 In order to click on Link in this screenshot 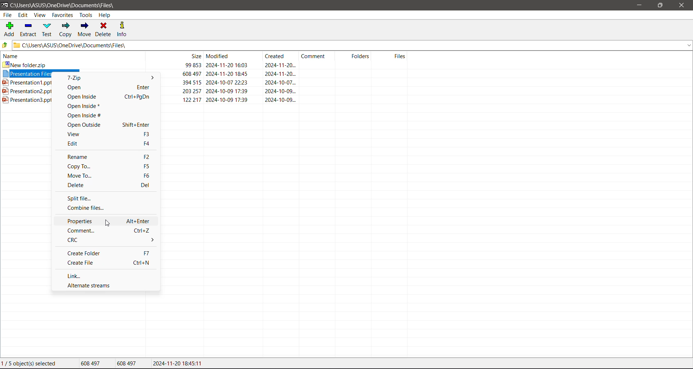, I will do `click(77, 275)`.